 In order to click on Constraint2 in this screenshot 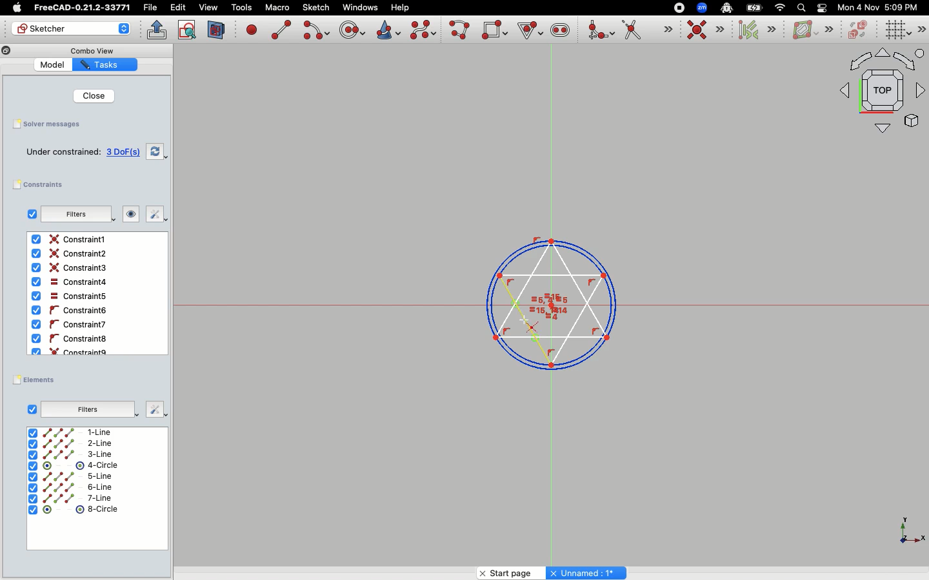, I will do `click(72, 254)`.